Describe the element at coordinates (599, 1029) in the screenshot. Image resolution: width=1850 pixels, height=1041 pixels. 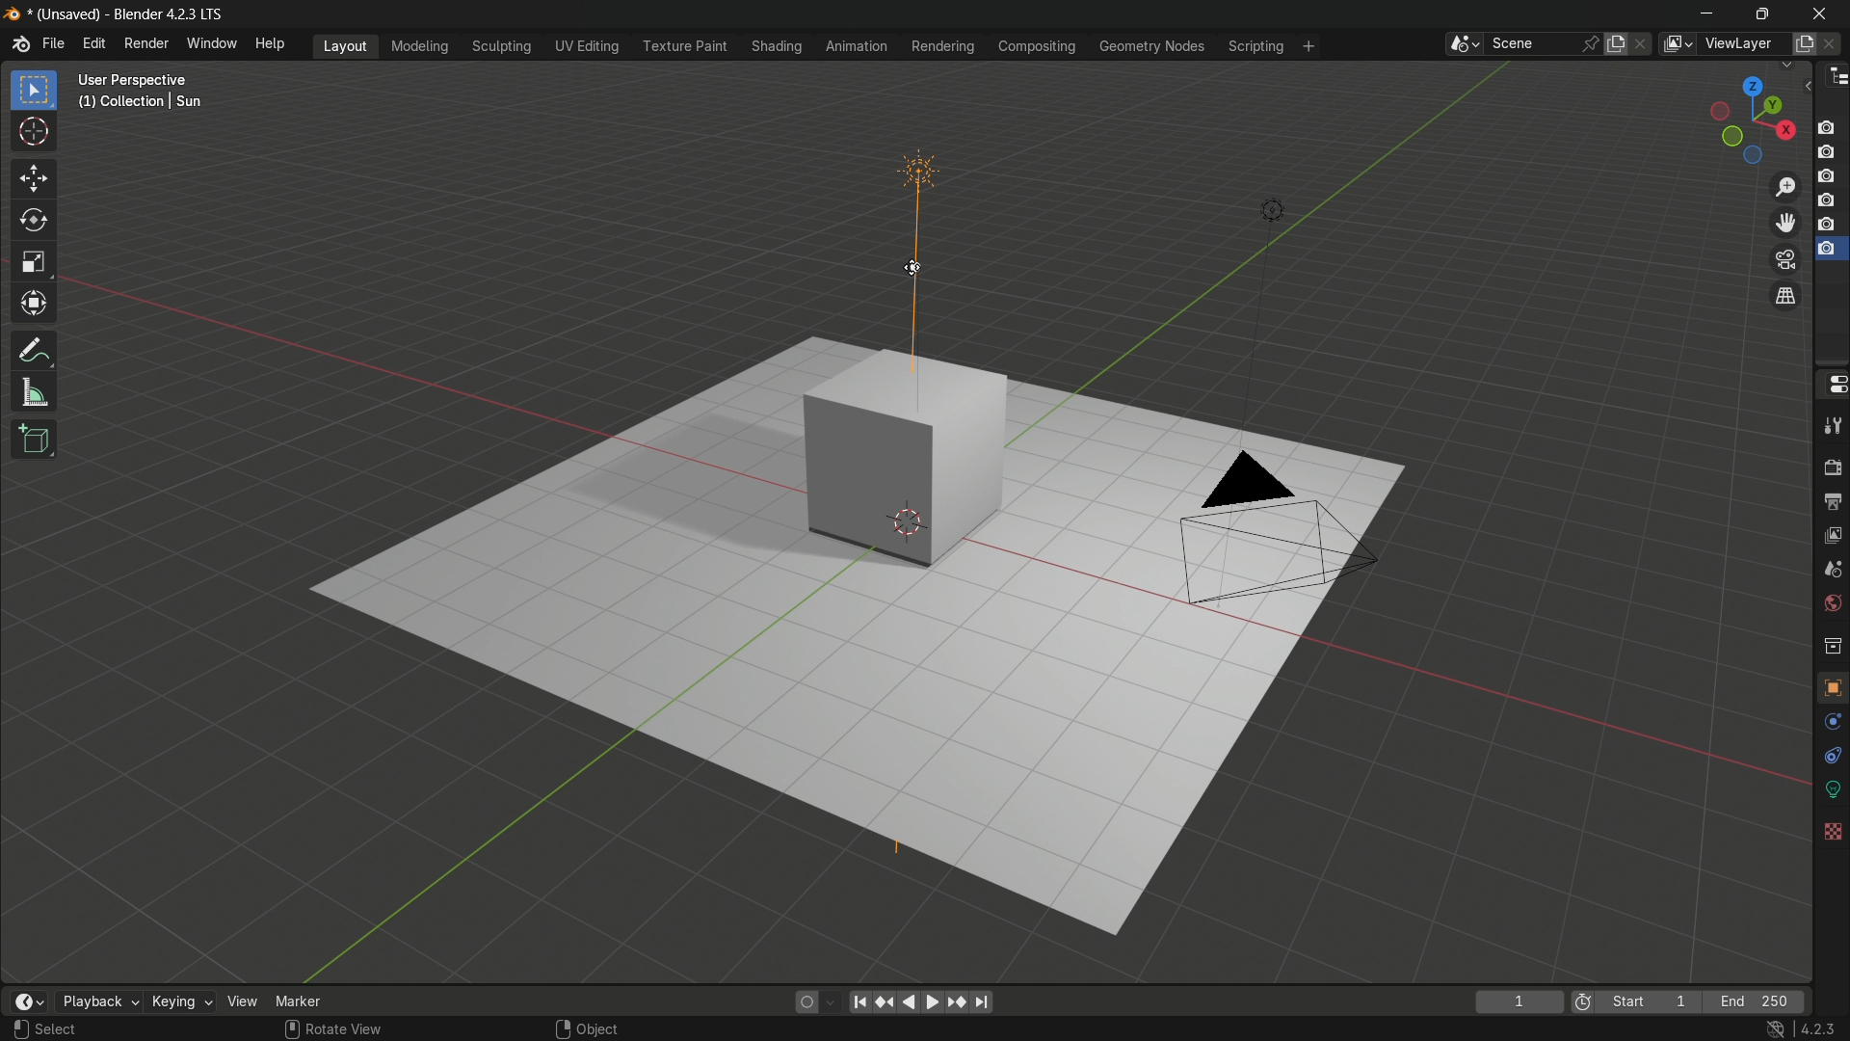
I see `object` at that location.